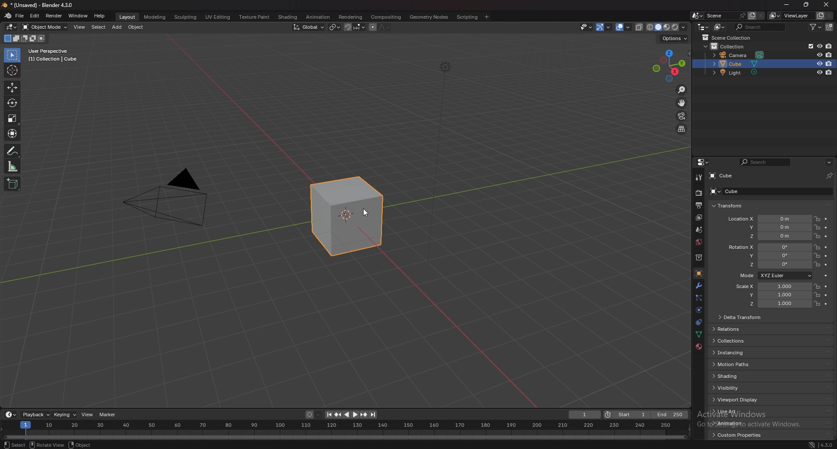 This screenshot has width=837, height=449. What do you see at coordinates (8, 16) in the screenshot?
I see `blender` at bounding box center [8, 16].